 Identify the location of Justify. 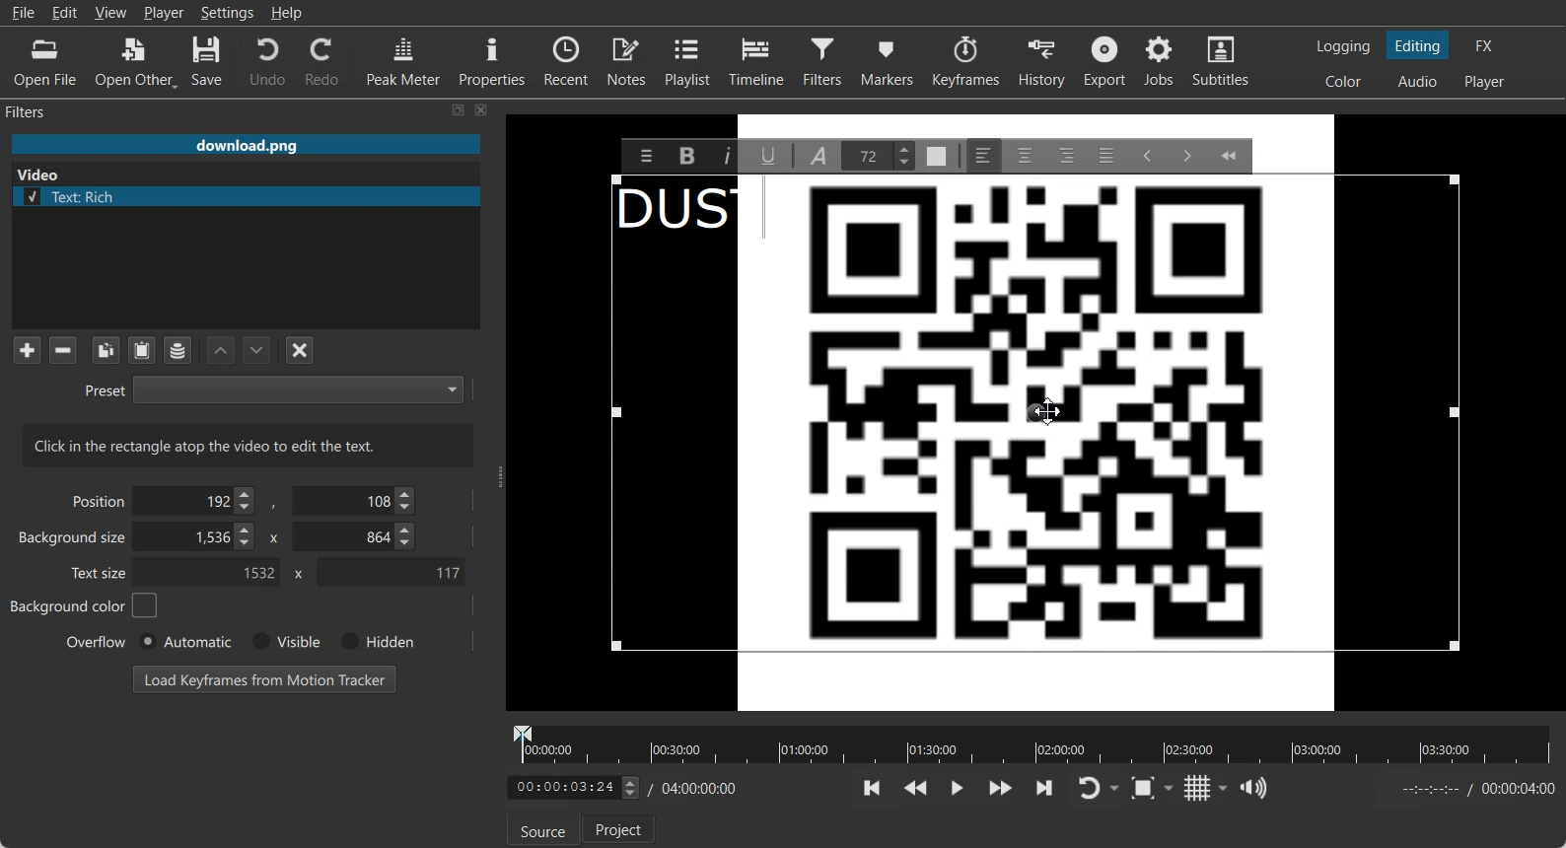
(1107, 156).